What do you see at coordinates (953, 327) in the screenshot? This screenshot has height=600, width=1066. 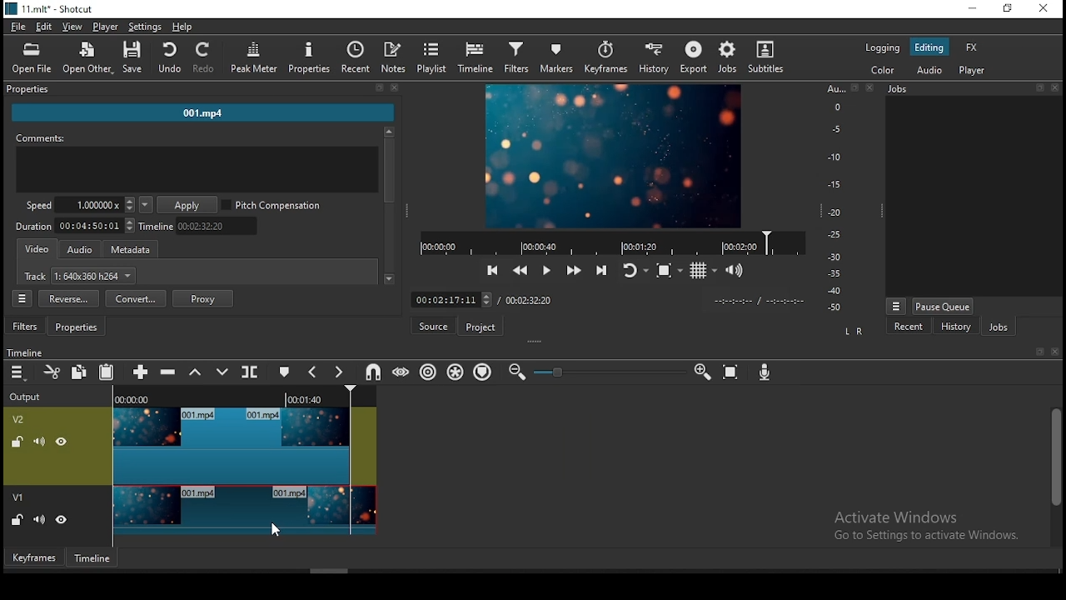 I see `history` at bounding box center [953, 327].